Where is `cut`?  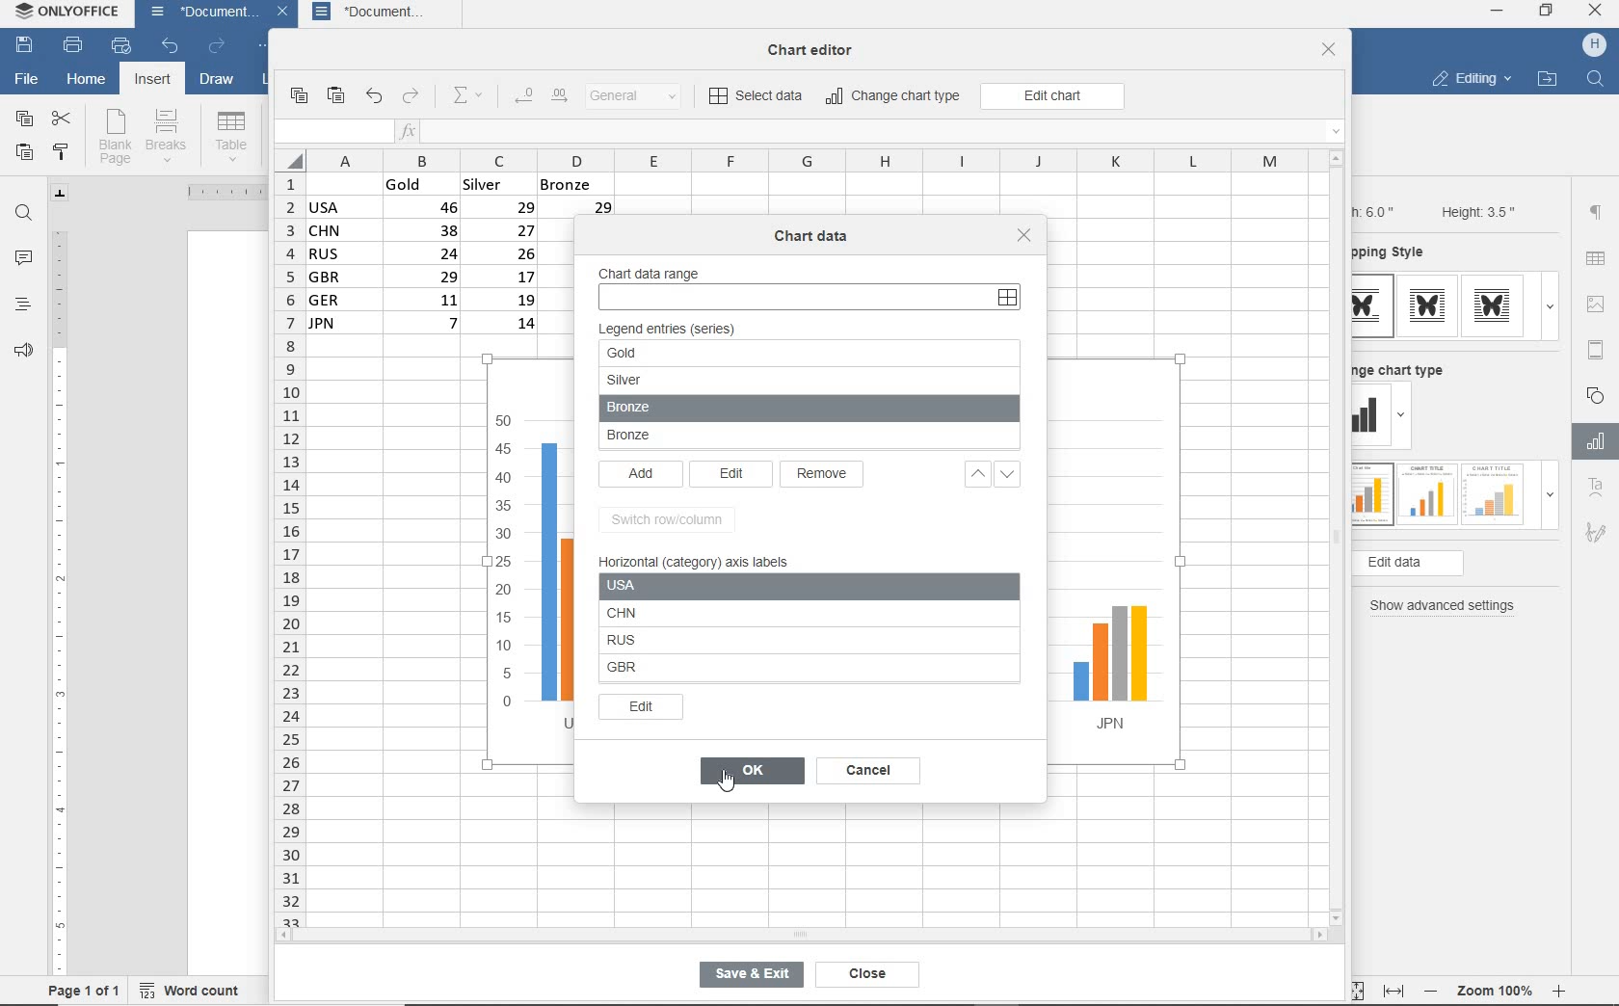
cut is located at coordinates (63, 117).